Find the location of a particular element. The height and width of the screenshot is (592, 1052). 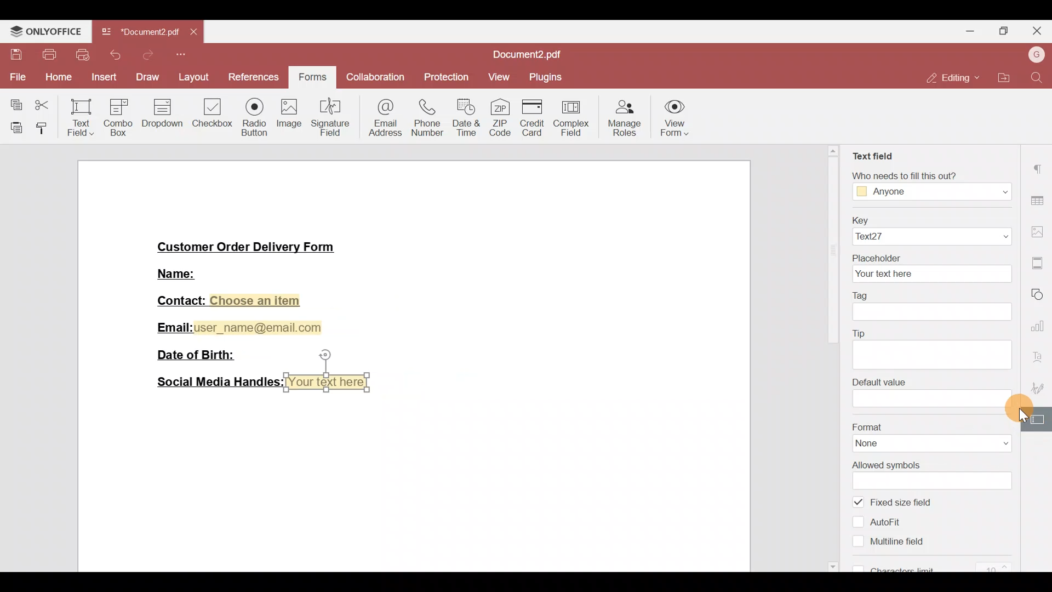

Your text here is located at coordinates (330, 382).